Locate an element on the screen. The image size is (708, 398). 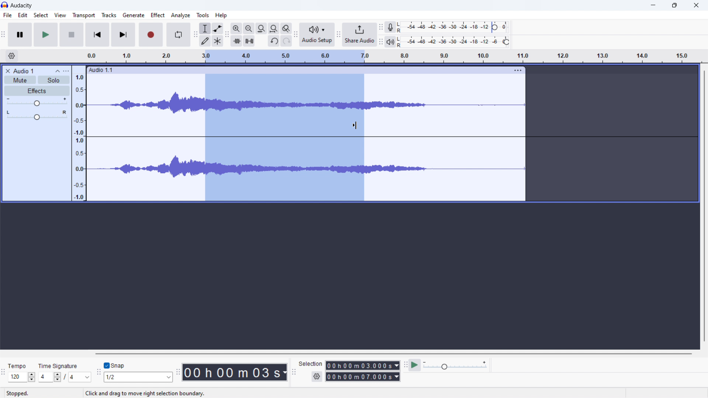
multi tool is located at coordinates (218, 41).